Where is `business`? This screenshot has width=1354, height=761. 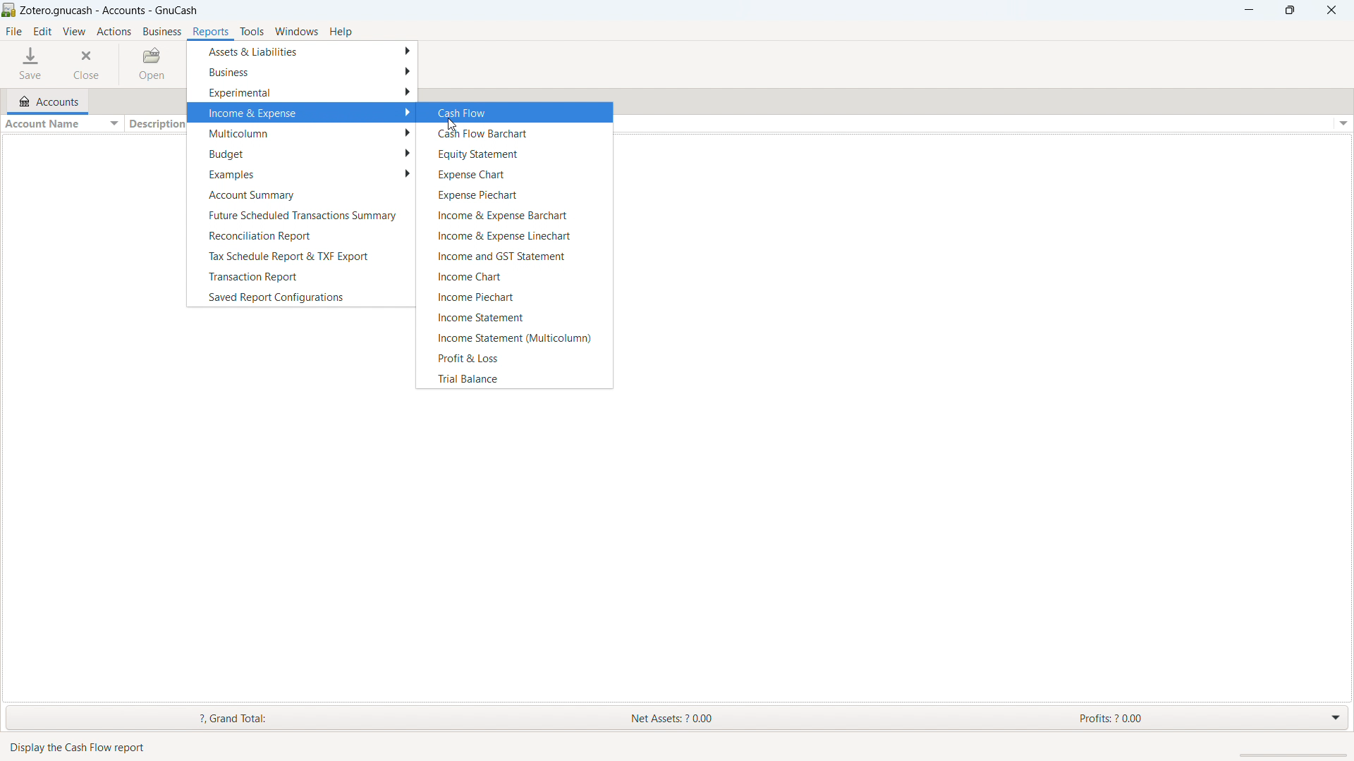 business is located at coordinates (161, 31).